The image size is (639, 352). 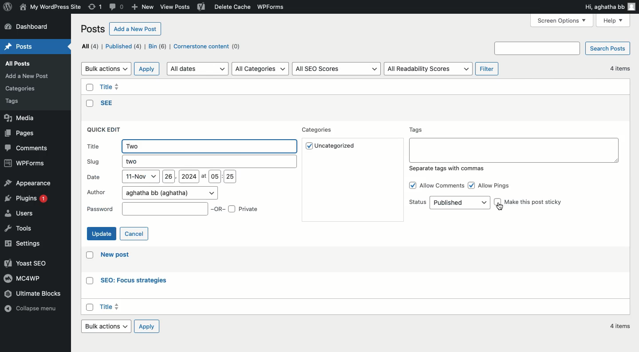 What do you see at coordinates (29, 76) in the screenshot?
I see `Add a new post` at bounding box center [29, 76].